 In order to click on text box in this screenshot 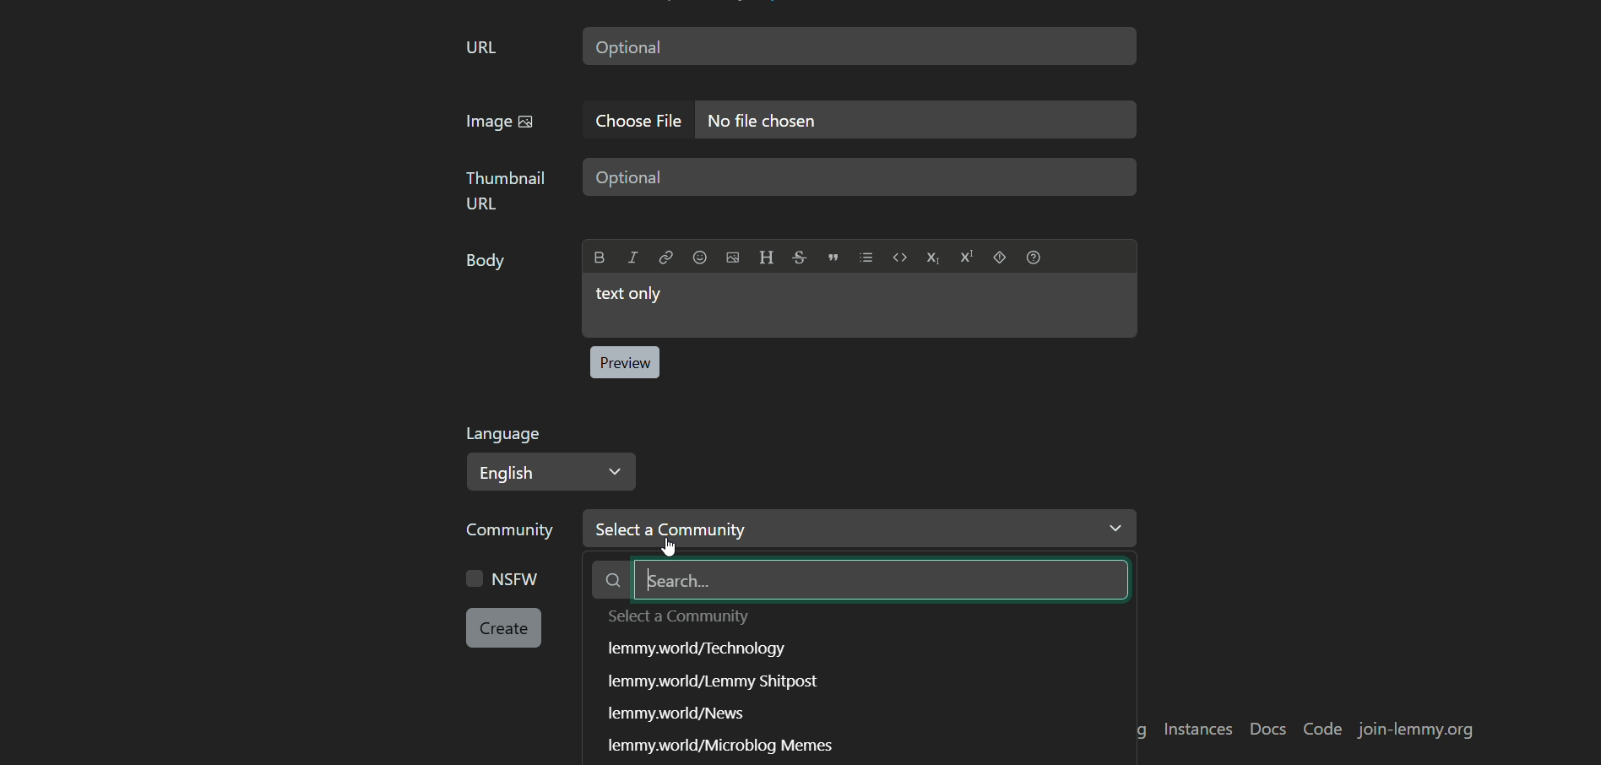, I will do `click(859, 306)`.